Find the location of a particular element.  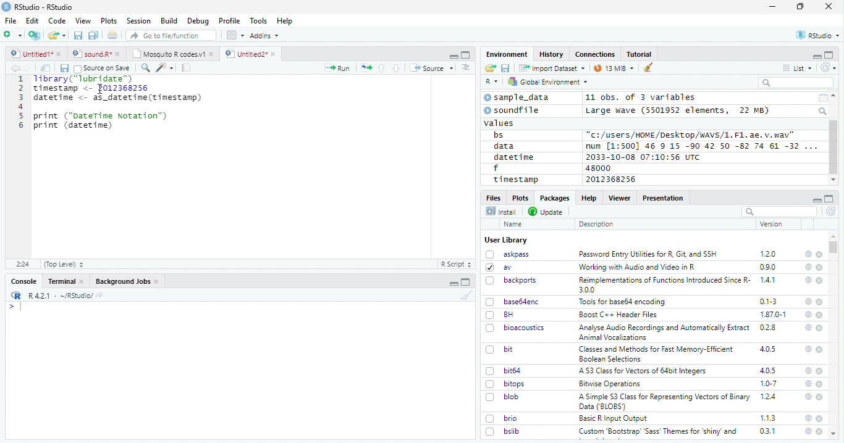

R 4.2.1 - ~/RStudio/ is located at coordinates (59, 296).